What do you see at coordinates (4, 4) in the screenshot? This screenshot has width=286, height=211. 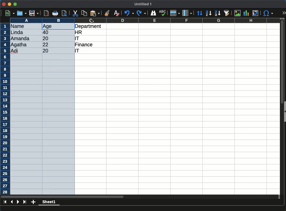 I see `close` at bounding box center [4, 4].